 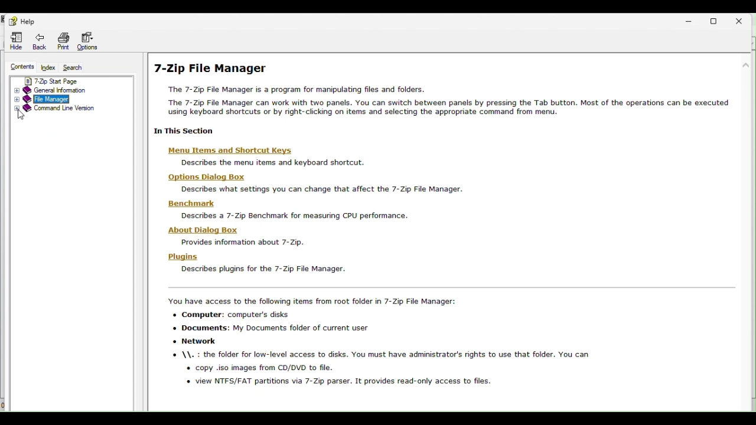 What do you see at coordinates (41, 40) in the screenshot?
I see `Back ` at bounding box center [41, 40].